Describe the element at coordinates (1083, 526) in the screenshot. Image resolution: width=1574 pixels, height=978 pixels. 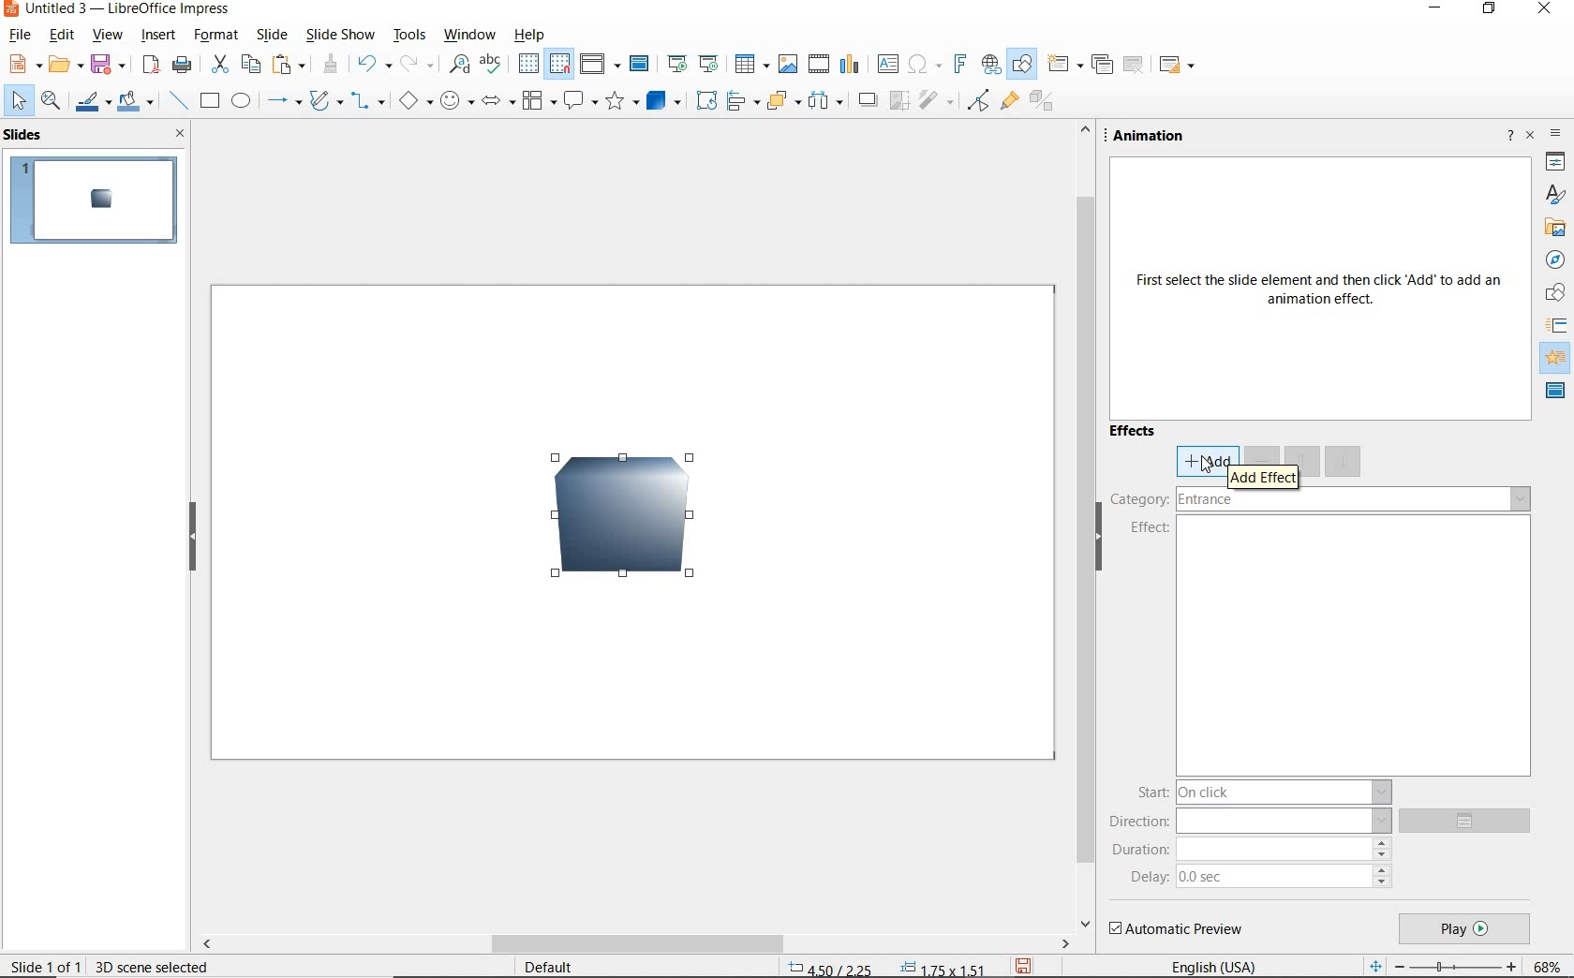
I see `SCROLLBAR` at that location.